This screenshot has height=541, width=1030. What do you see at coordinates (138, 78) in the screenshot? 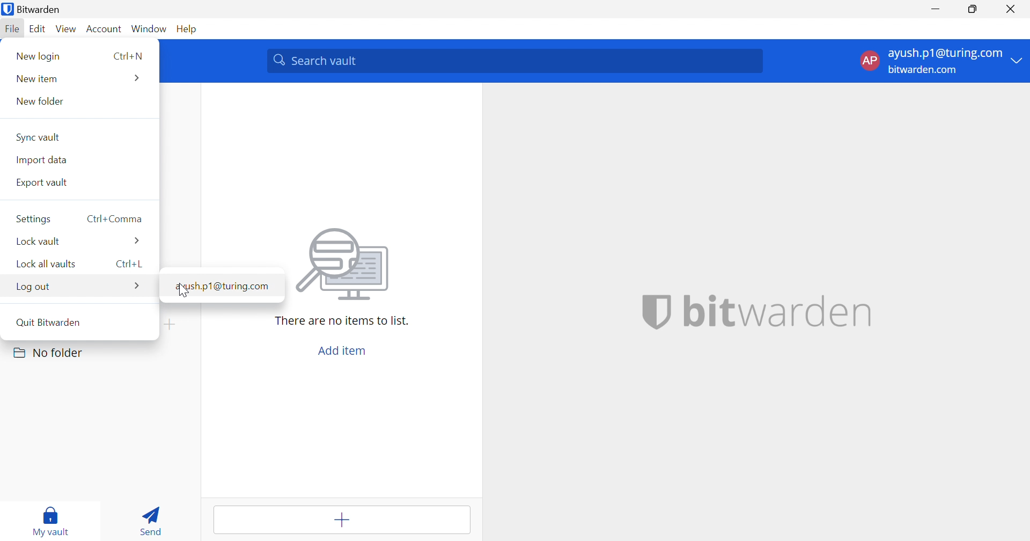
I see `More` at bounding box center [138, 78].